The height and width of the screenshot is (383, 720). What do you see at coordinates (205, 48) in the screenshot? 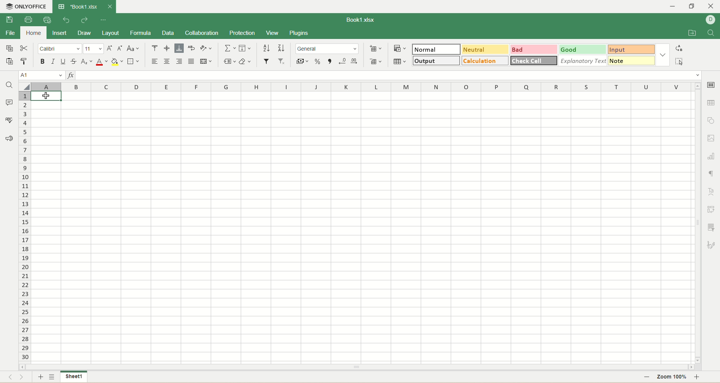
I see `orientation` at bounding box center [205, 48].